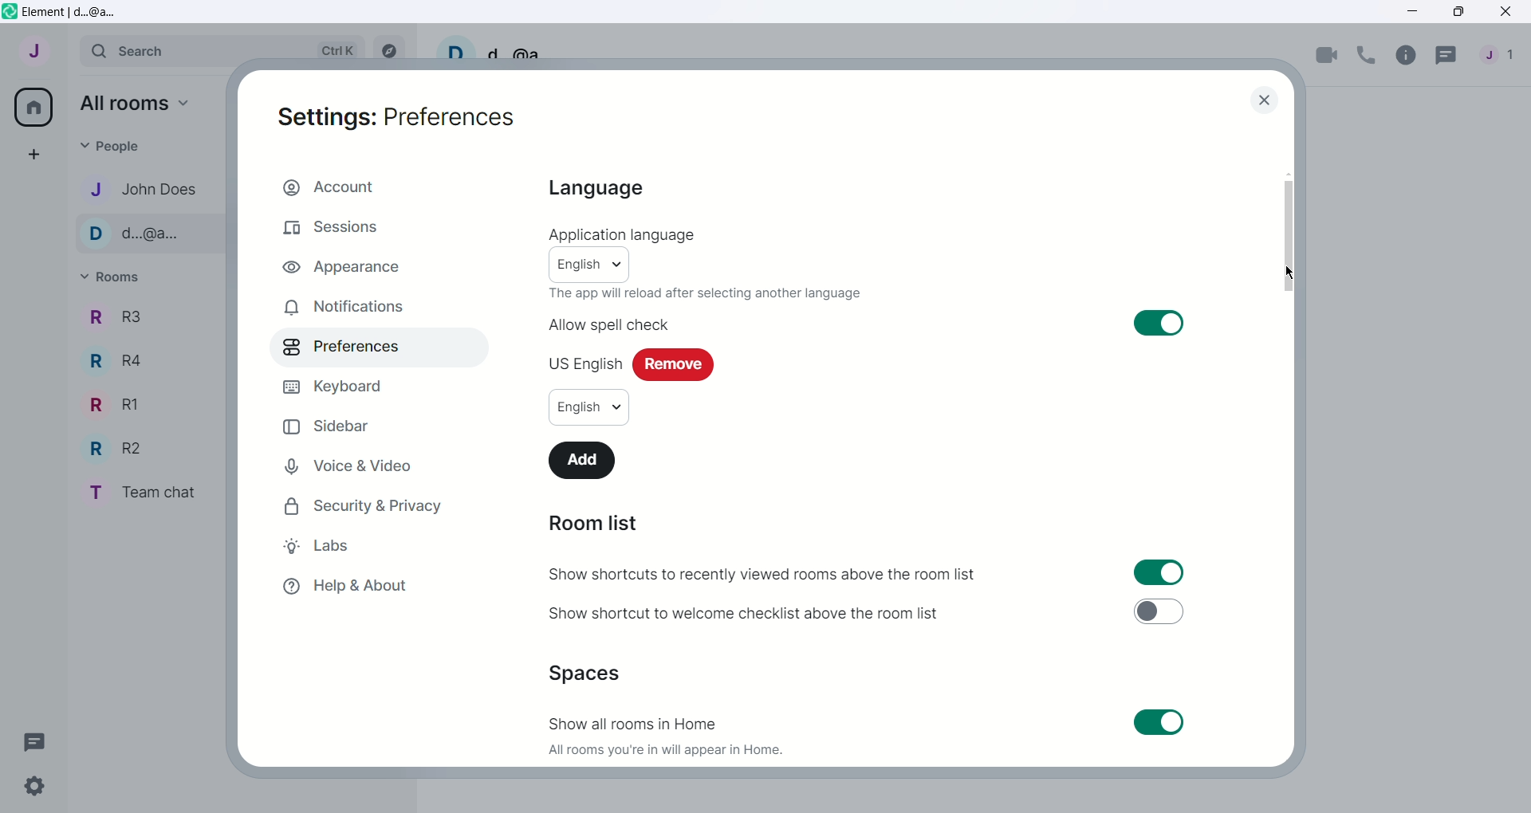  What do you see at coordinates (35, 741) in the screenshot?
I see `Threads` at bounding box center [35, 741].